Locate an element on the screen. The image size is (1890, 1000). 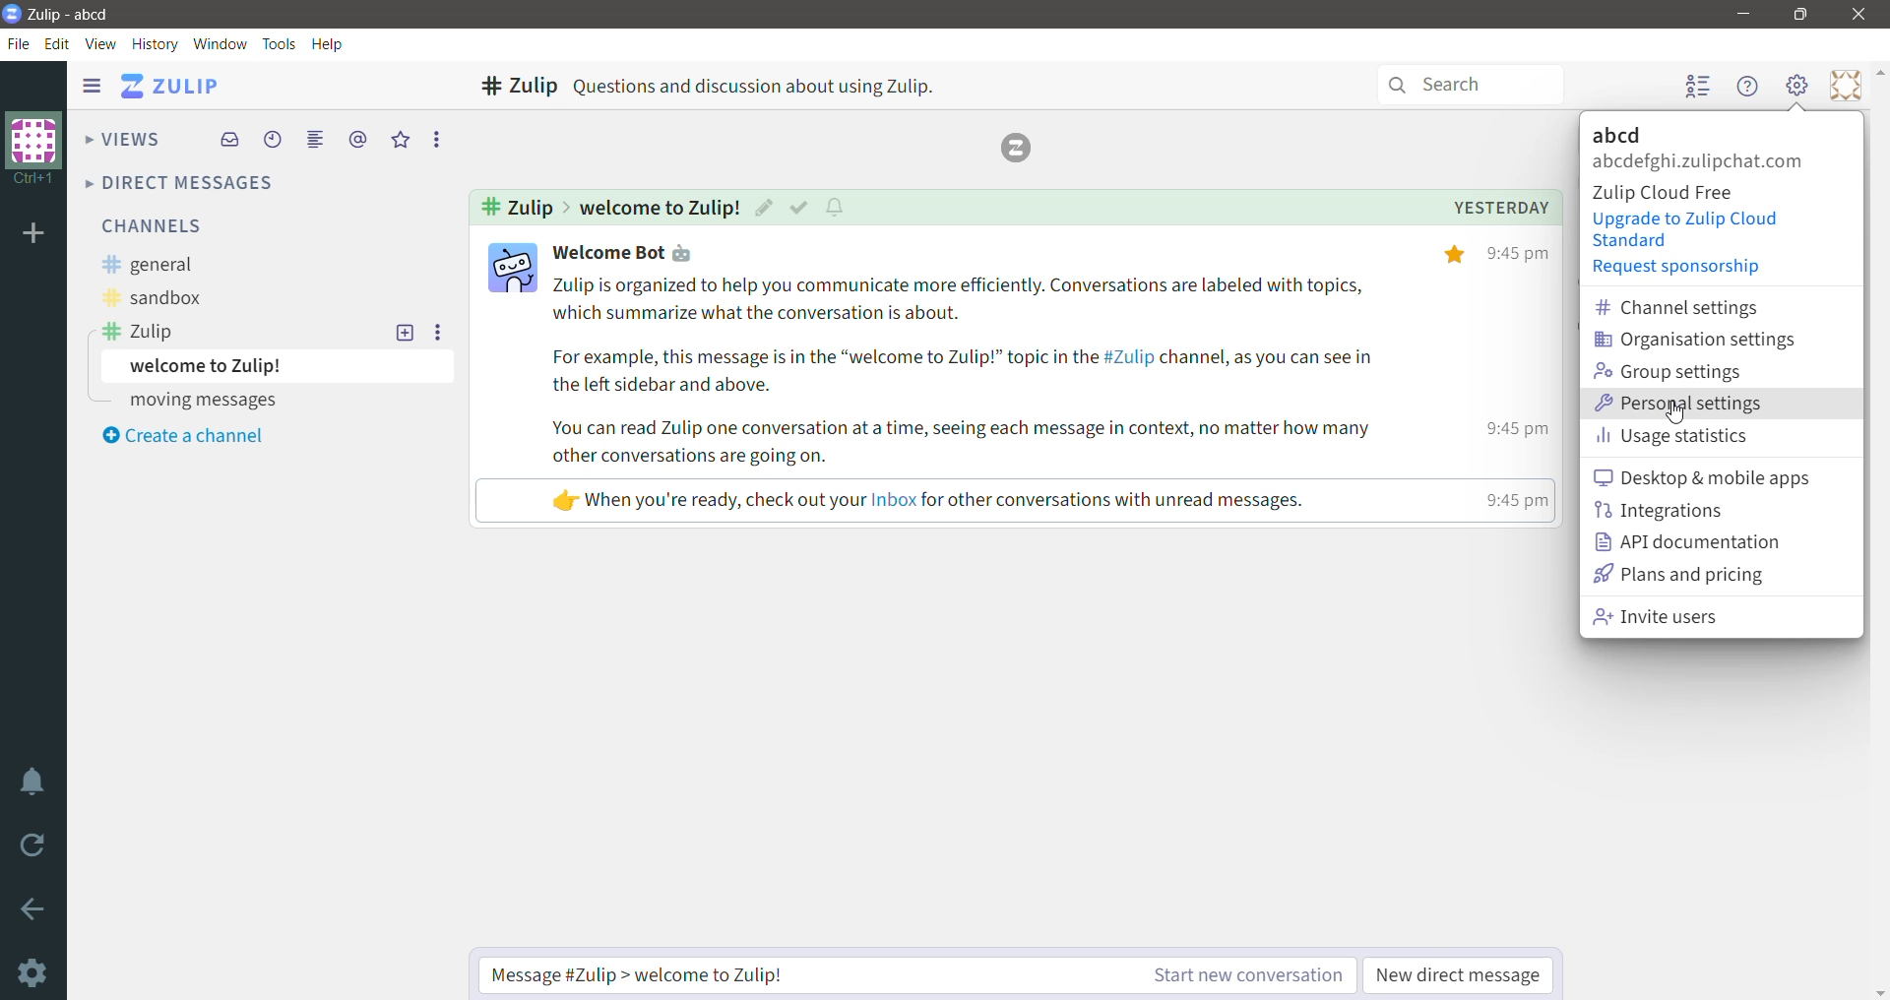
Combined feed is located at coordinates (317, 140).